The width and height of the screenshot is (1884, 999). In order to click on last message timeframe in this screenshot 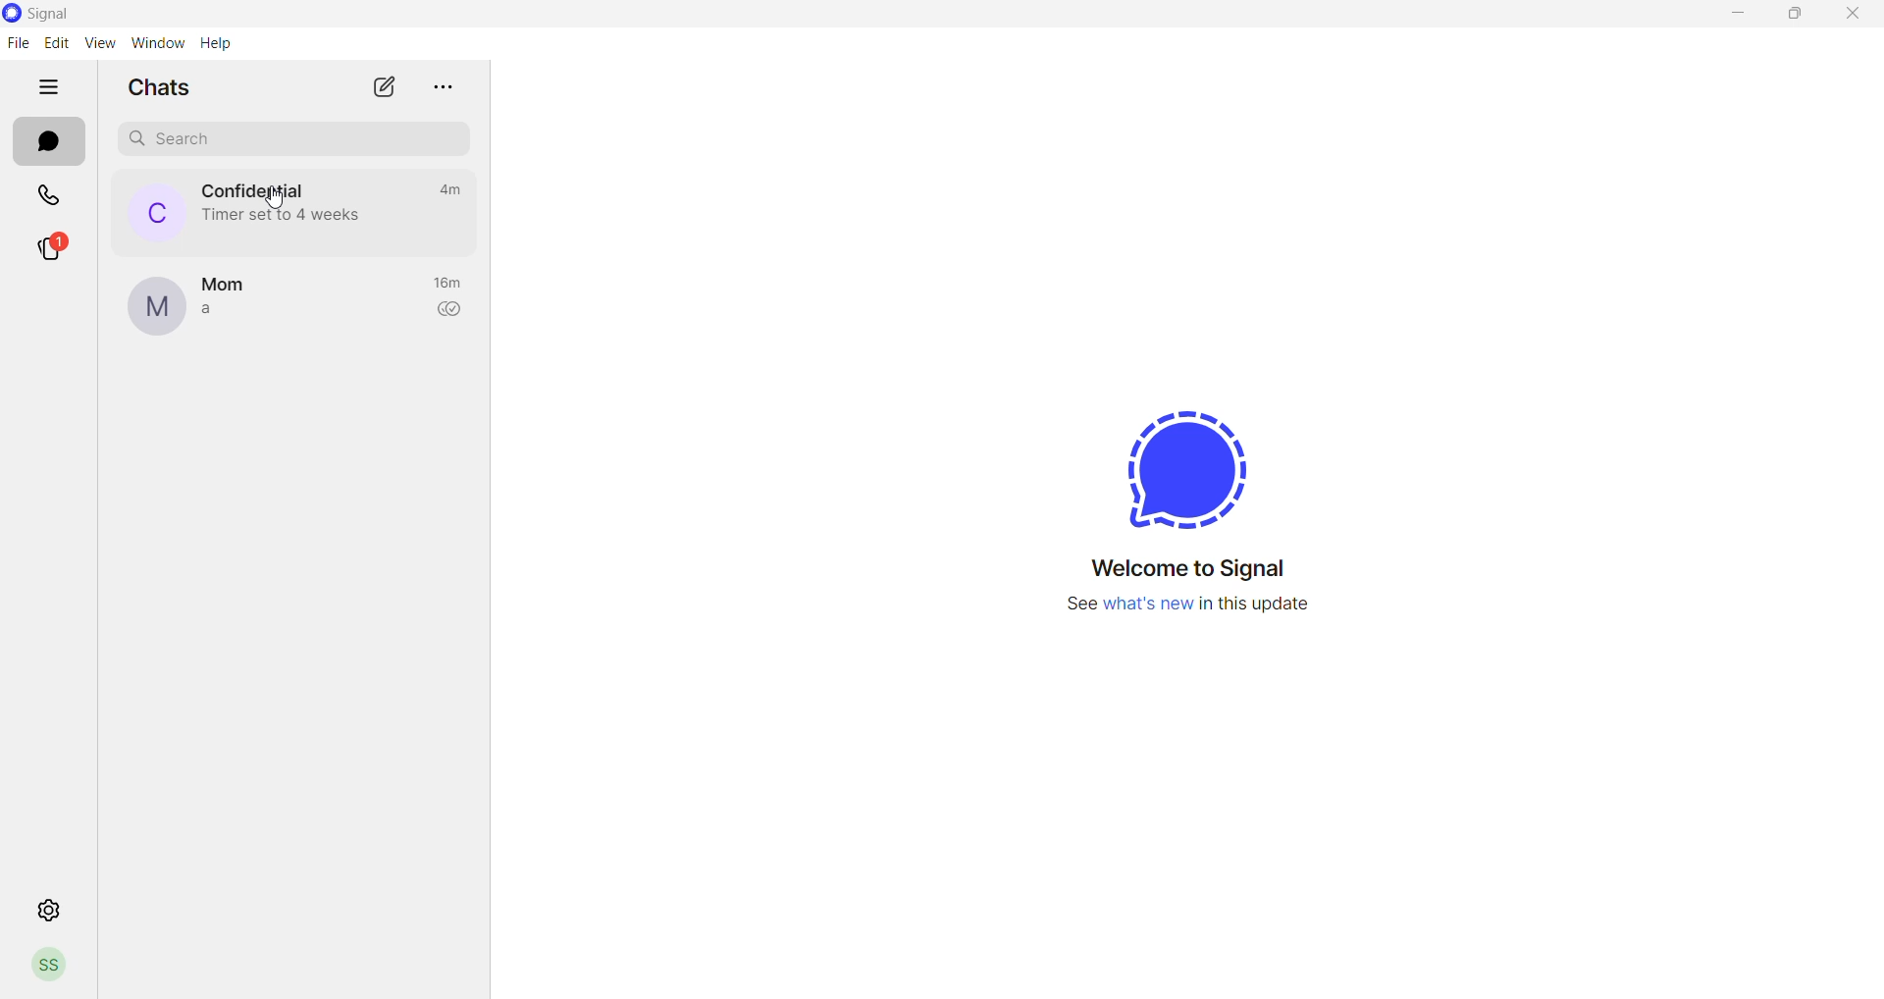, I will do `click(451, 284)`.